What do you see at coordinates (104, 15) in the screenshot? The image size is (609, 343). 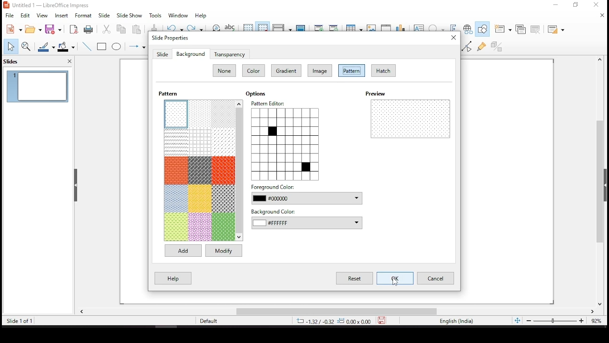 I see `slide` at bounding box center [104, 15].